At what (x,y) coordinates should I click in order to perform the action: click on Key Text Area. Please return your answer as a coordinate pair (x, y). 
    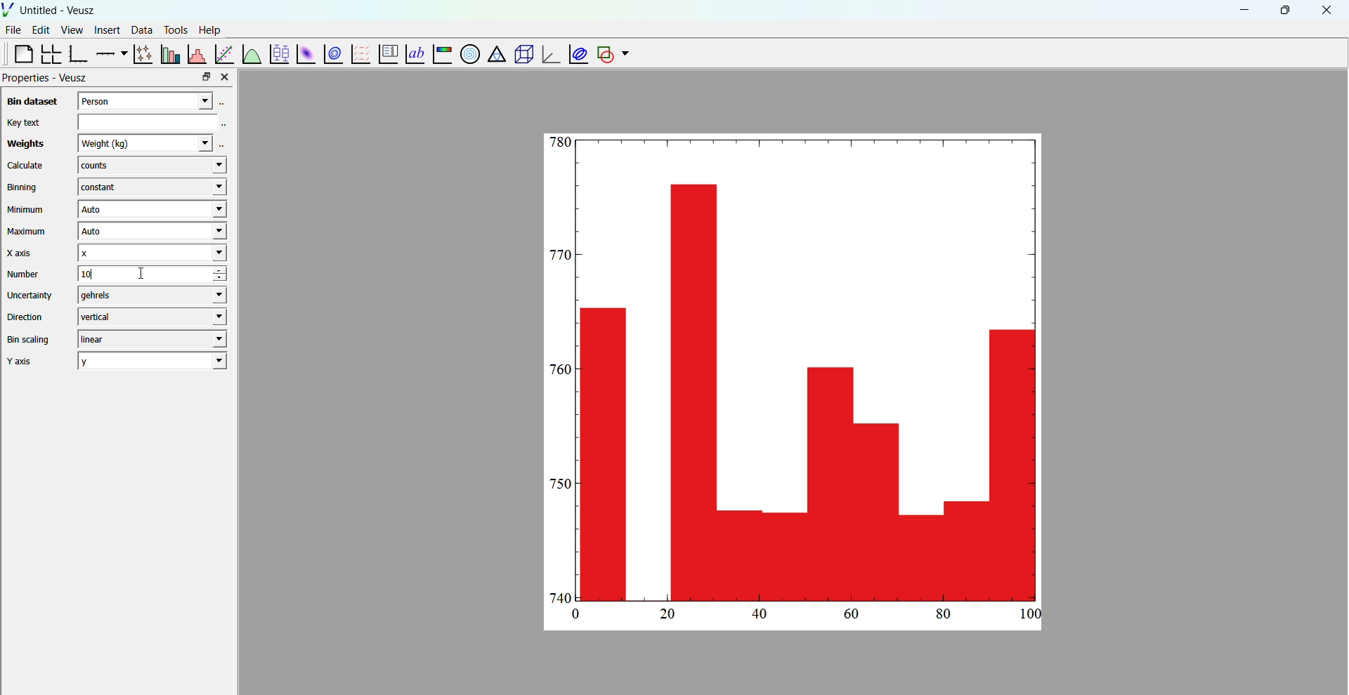
    Looking at the image, I should click on (155, 121).